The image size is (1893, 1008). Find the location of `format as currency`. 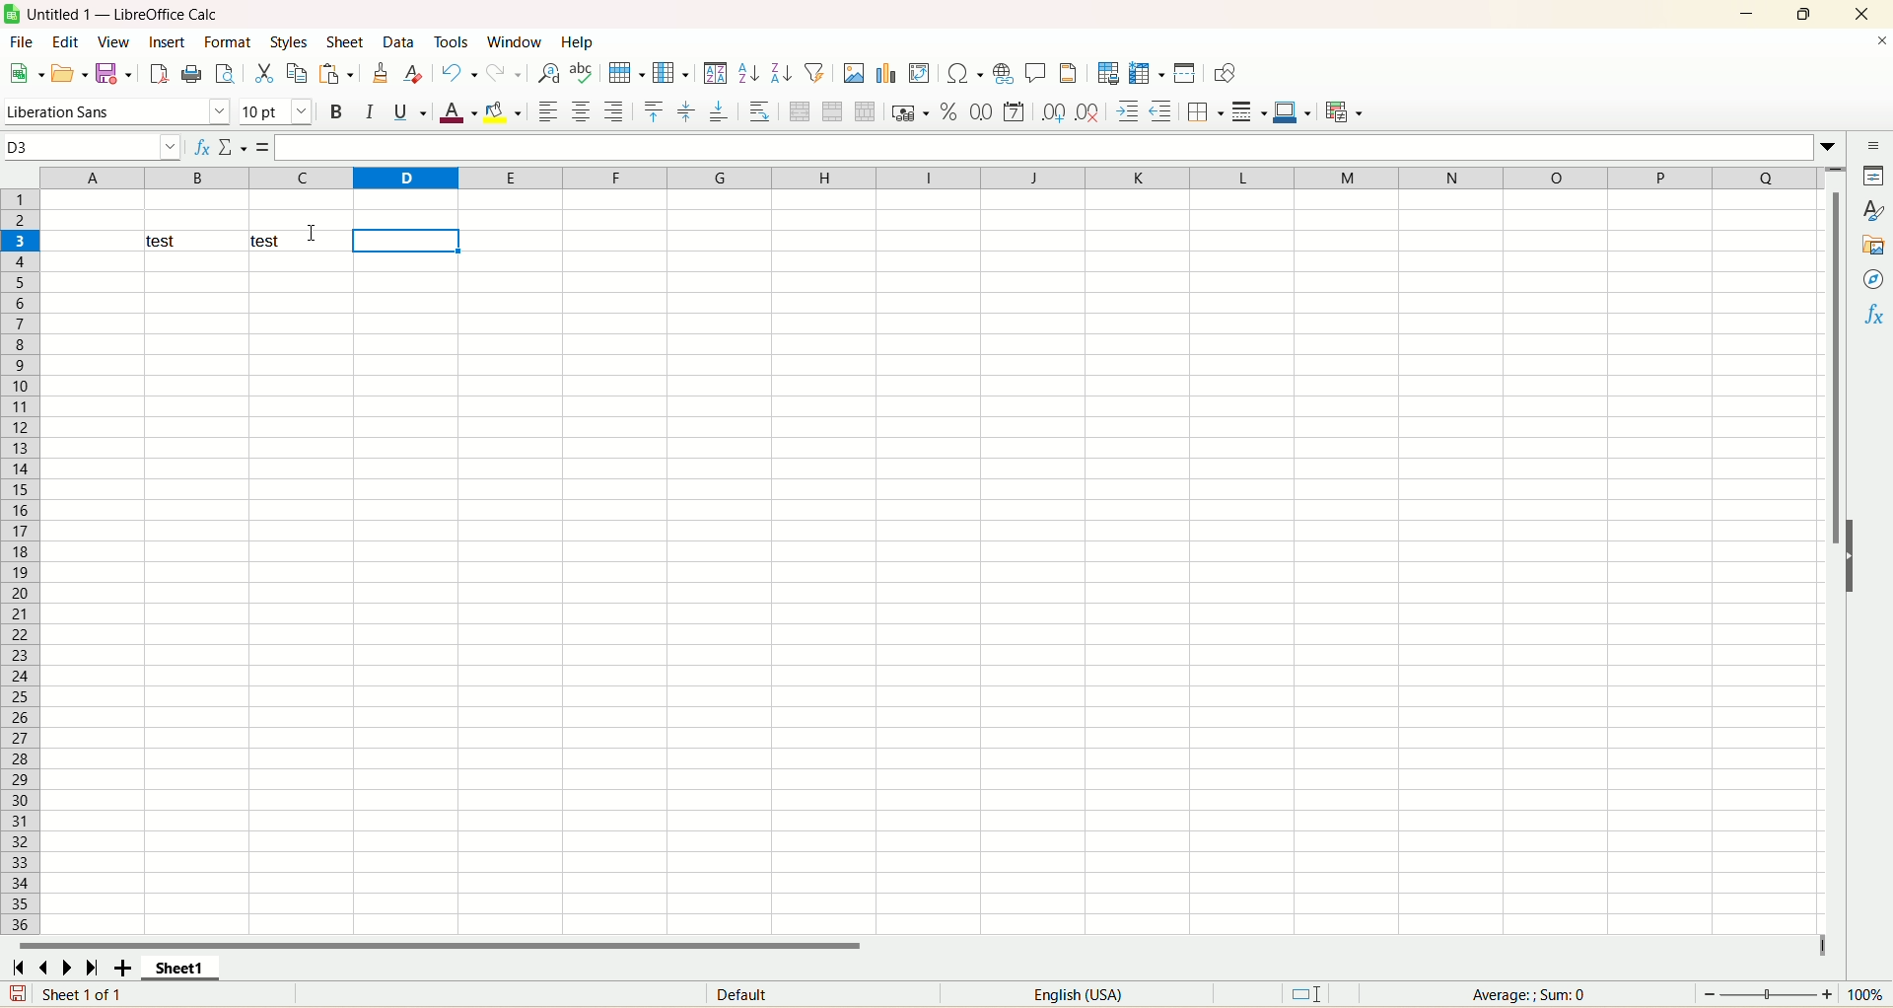

format as currency is located at coordinates (912, 111).